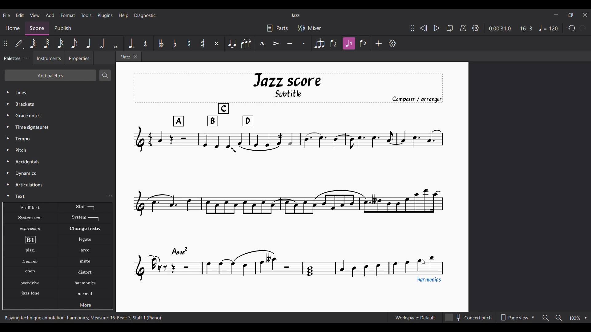 Image resolution: width=591 pixels, height=332 pixels. I want to click on Time, so click(40, 127).